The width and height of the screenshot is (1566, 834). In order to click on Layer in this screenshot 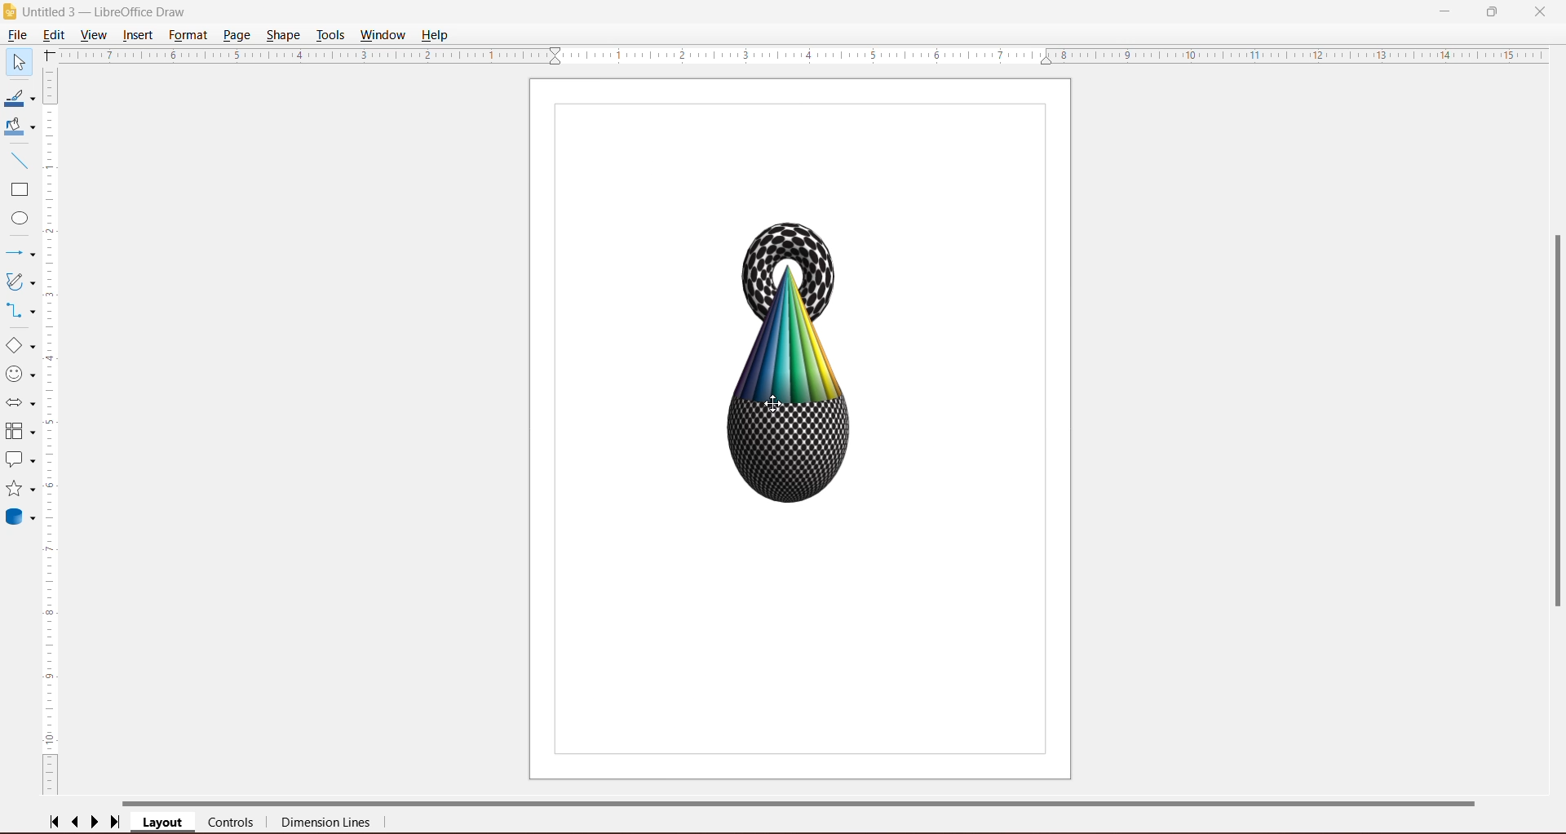, I will do `click(163, 823)`.